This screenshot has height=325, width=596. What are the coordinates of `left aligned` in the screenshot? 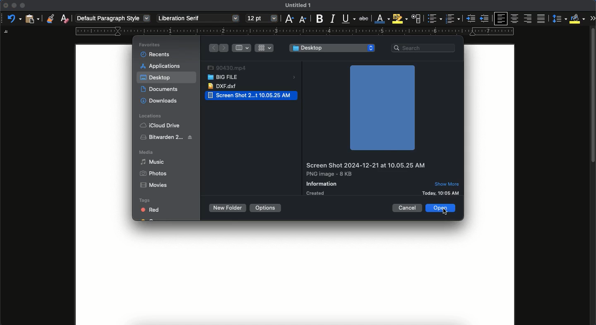 It's located at (500, 19).